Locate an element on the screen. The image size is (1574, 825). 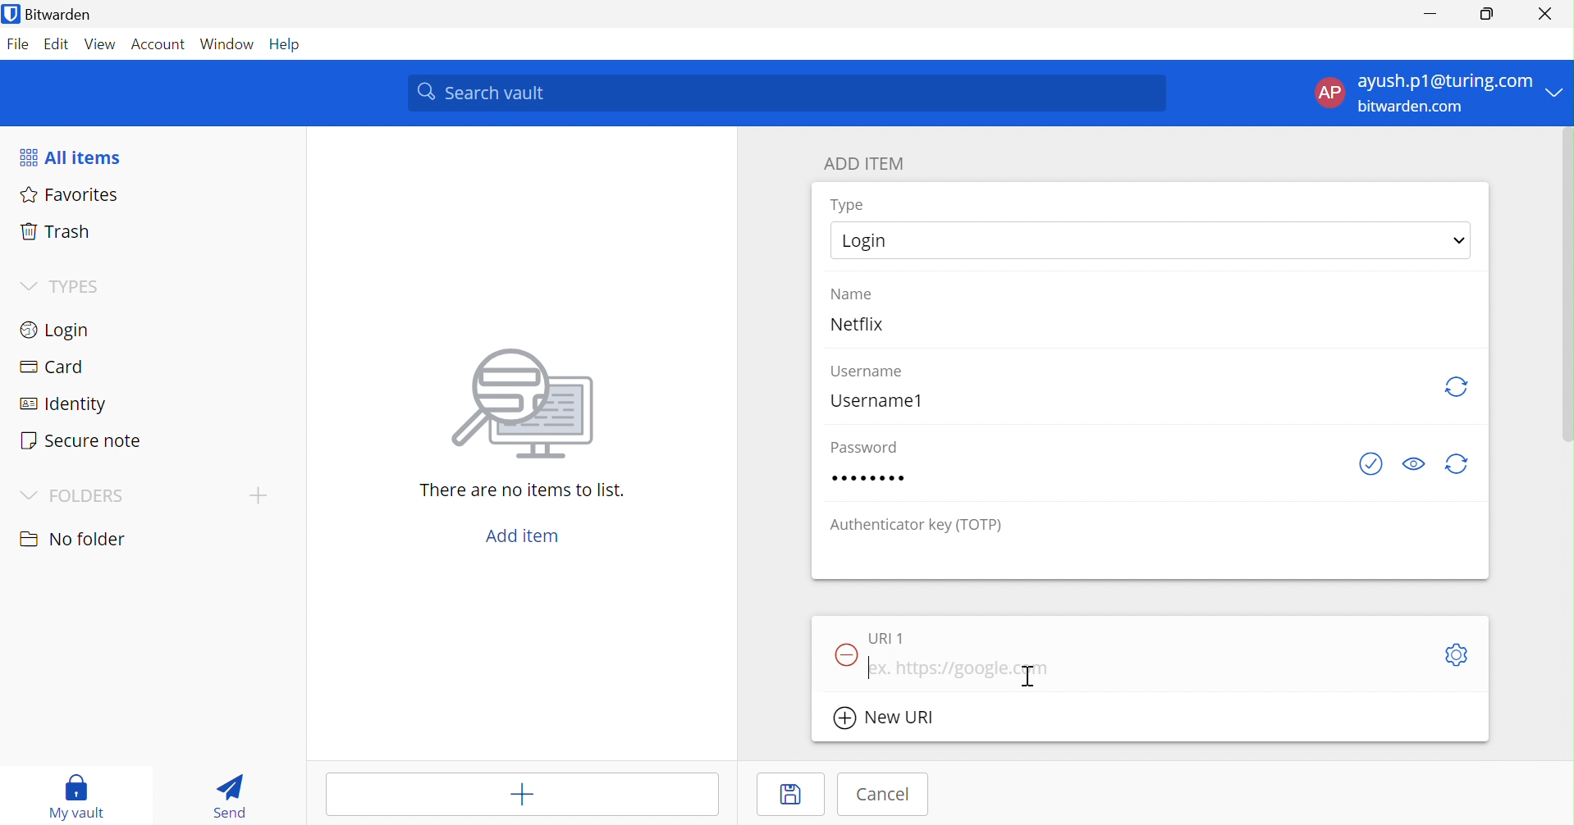
AP is located at coordinates (1329, 93).